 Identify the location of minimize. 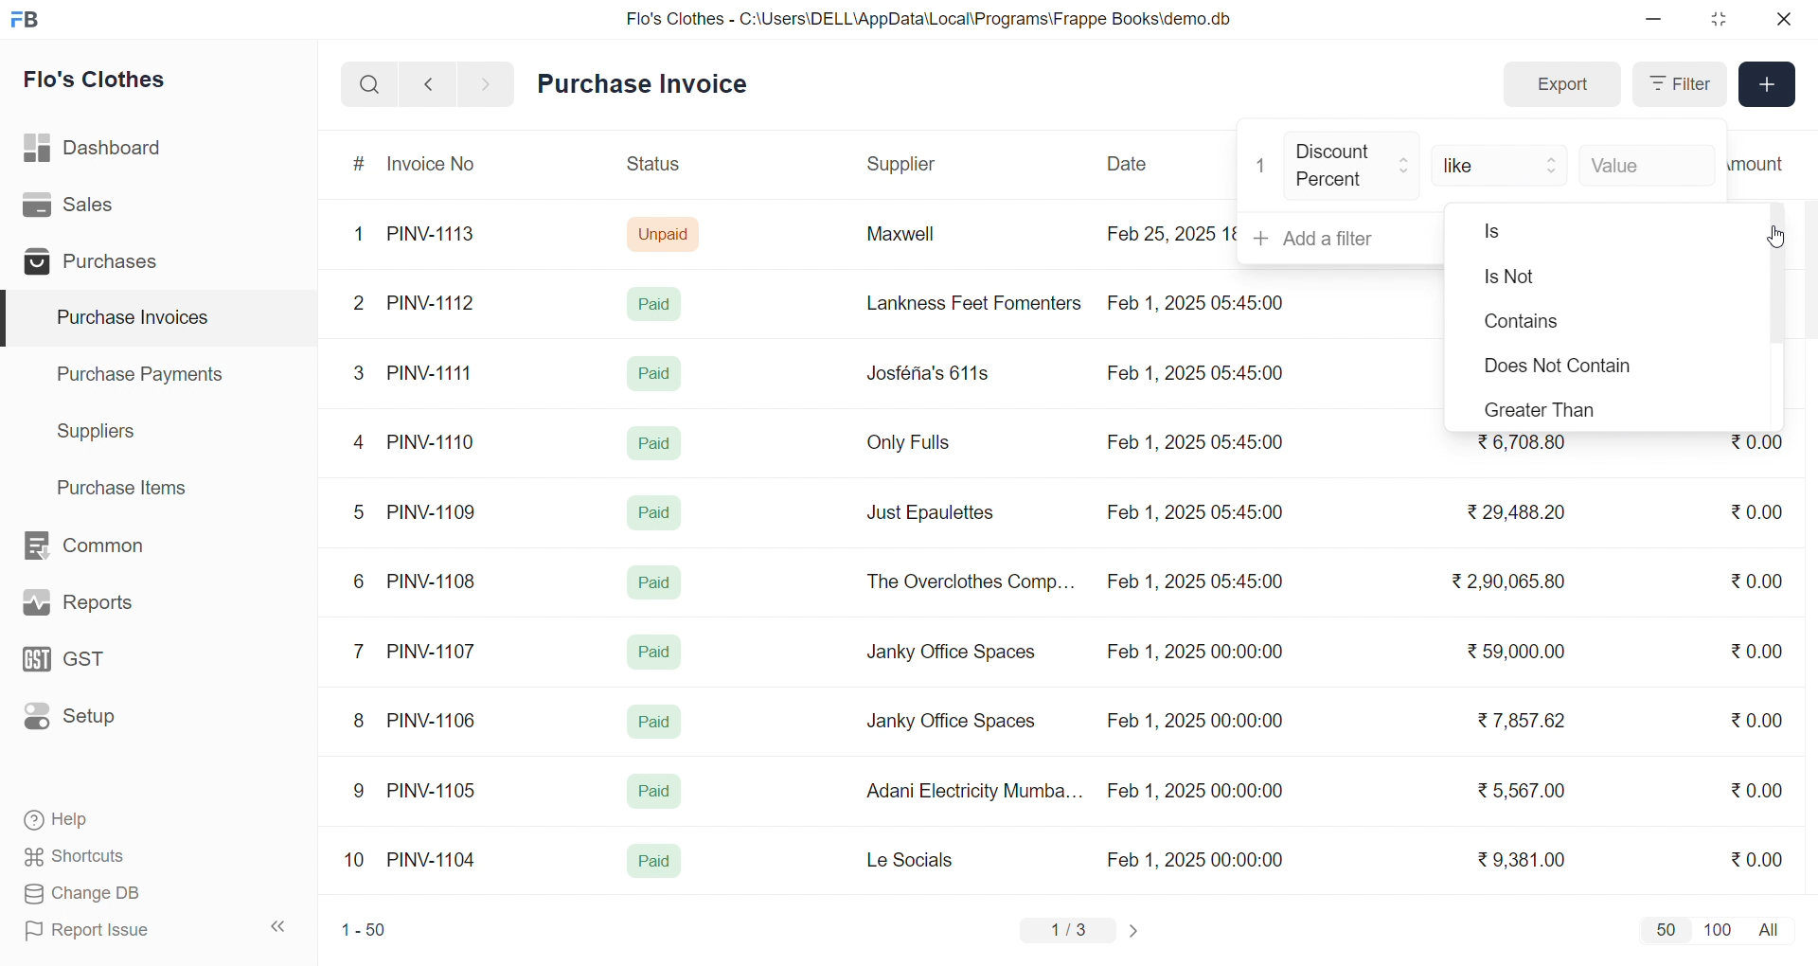
(1655, 20).